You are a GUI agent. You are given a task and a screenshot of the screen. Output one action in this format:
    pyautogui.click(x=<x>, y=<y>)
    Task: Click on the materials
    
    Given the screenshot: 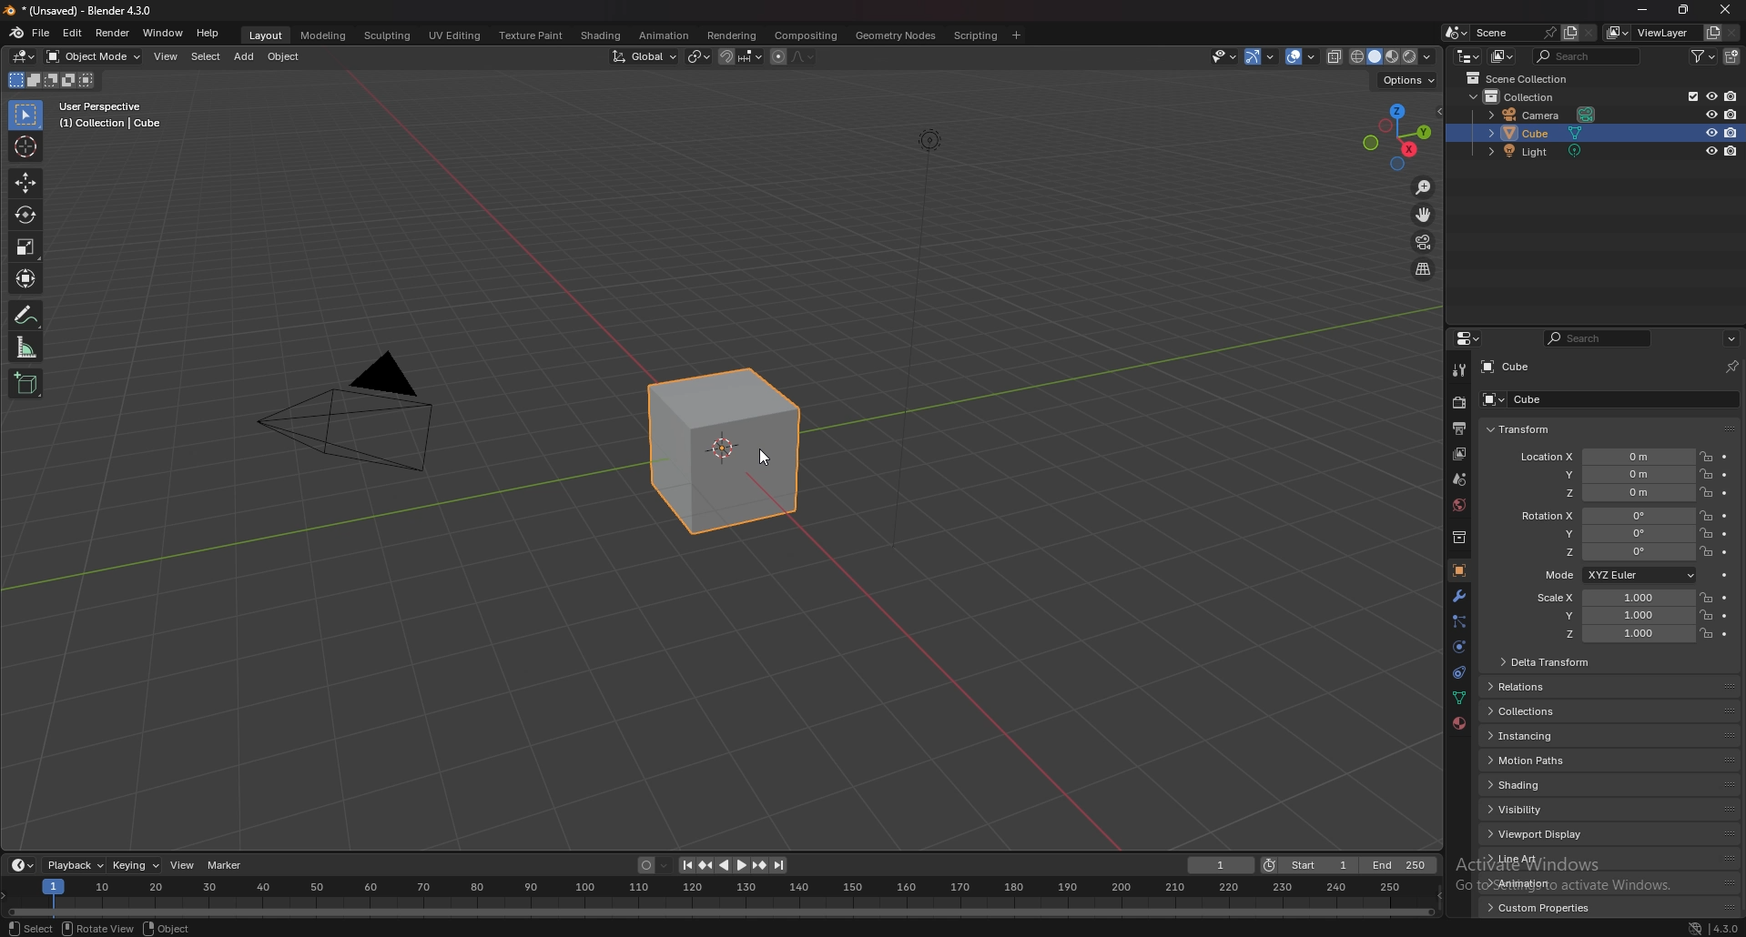 What is the action you would take?
    pyautogui.click(x=1459, y=723)
    